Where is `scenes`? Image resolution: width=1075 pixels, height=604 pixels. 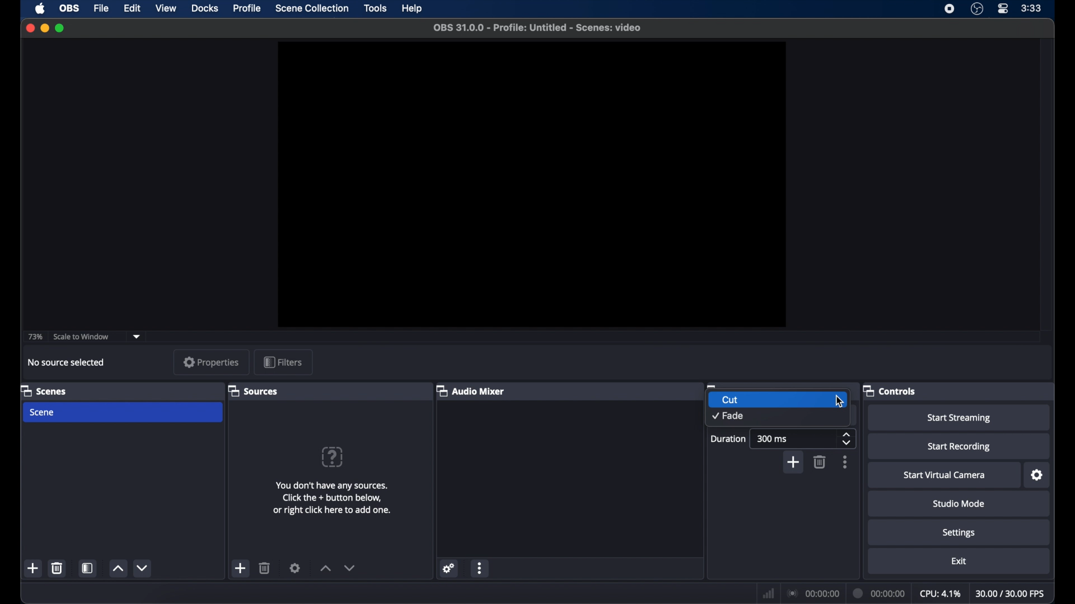
scenes is located at coordinates (43, 390).